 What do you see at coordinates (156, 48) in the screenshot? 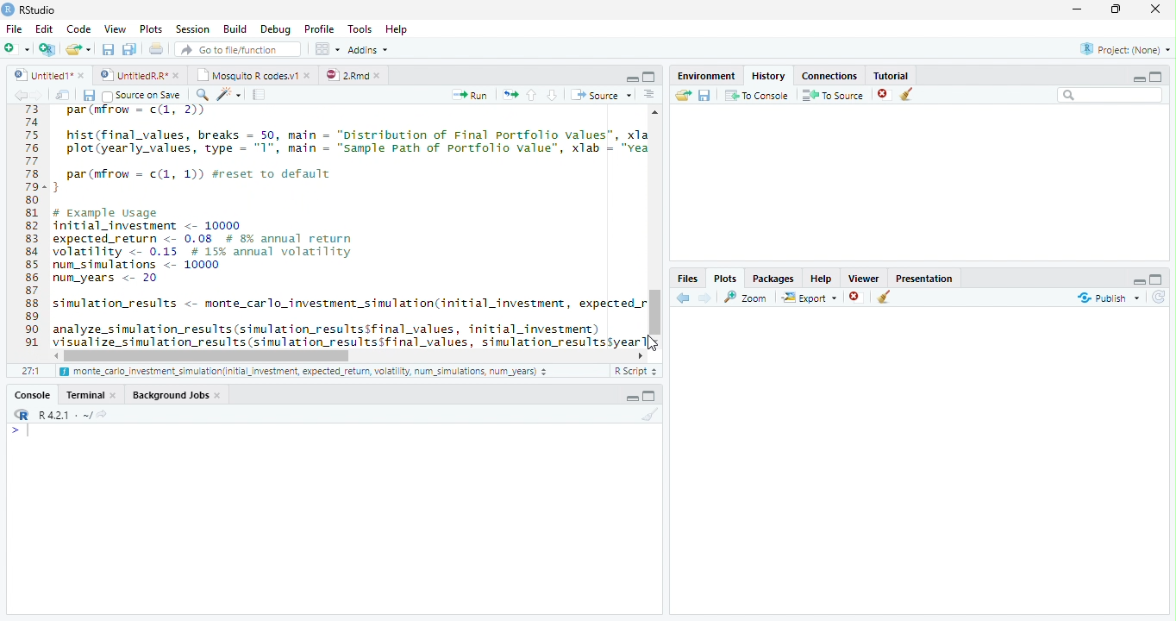
I see `Print` at bounding box center [156, 48].